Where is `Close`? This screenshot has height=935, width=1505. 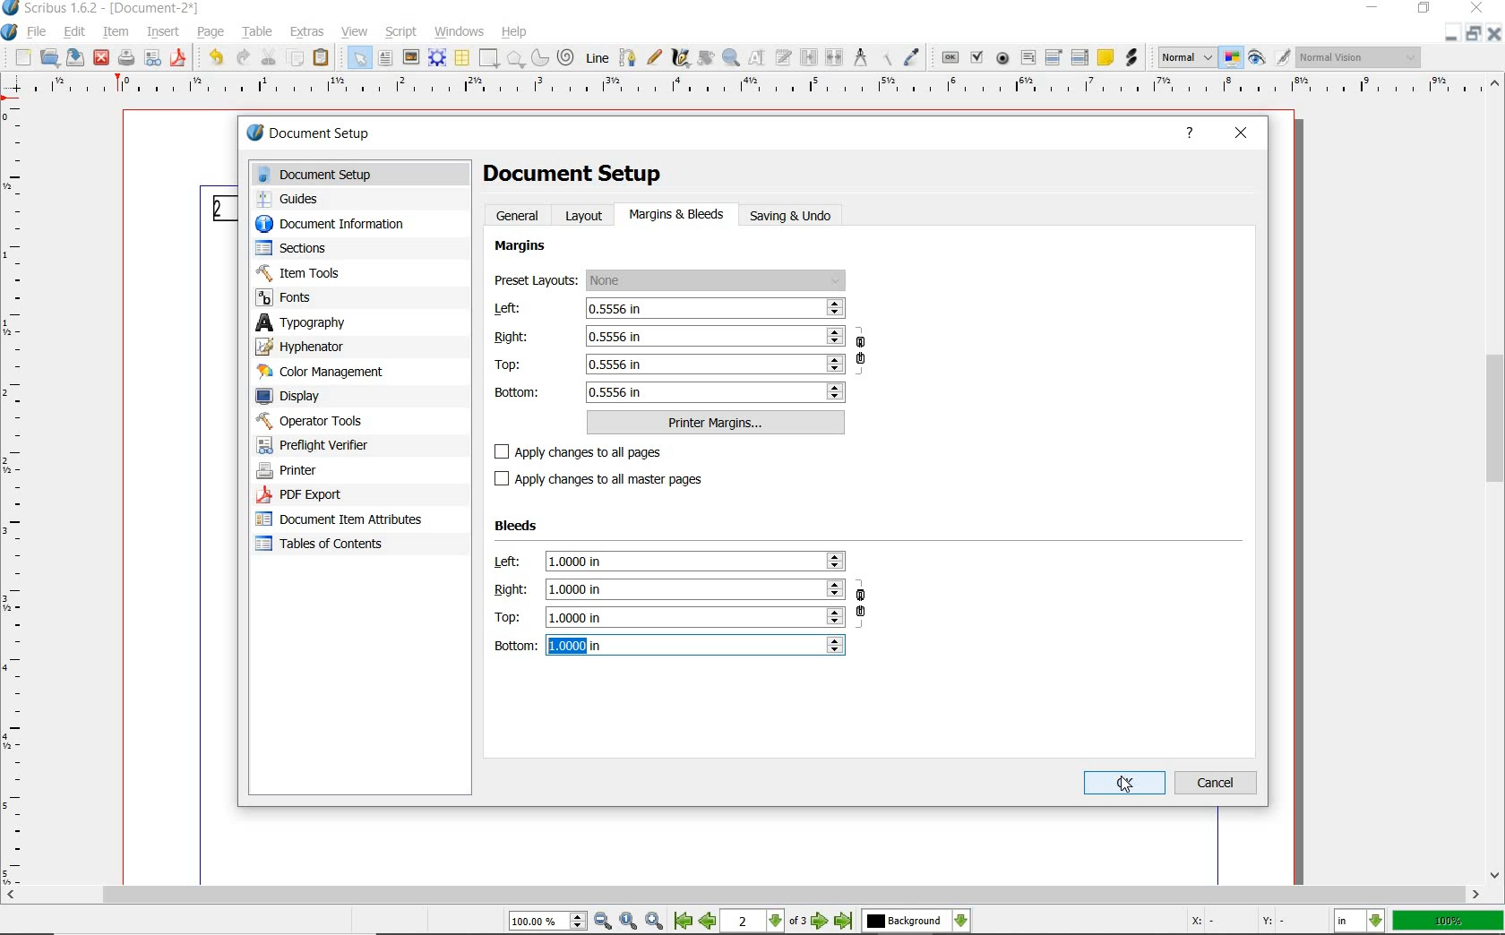
Close is located at coordinates (1450, 33).